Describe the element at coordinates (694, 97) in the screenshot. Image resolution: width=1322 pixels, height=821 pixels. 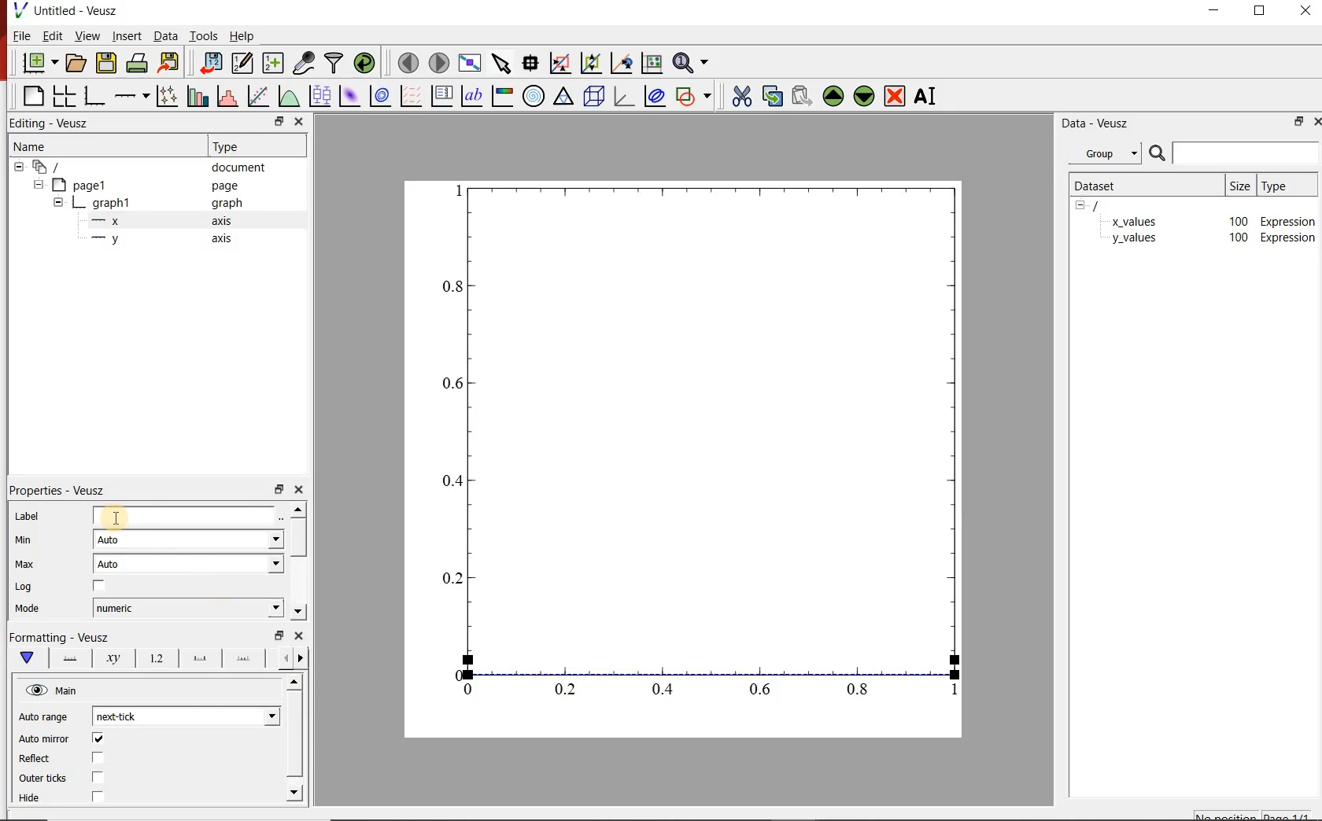
I see `add shape` at that location.